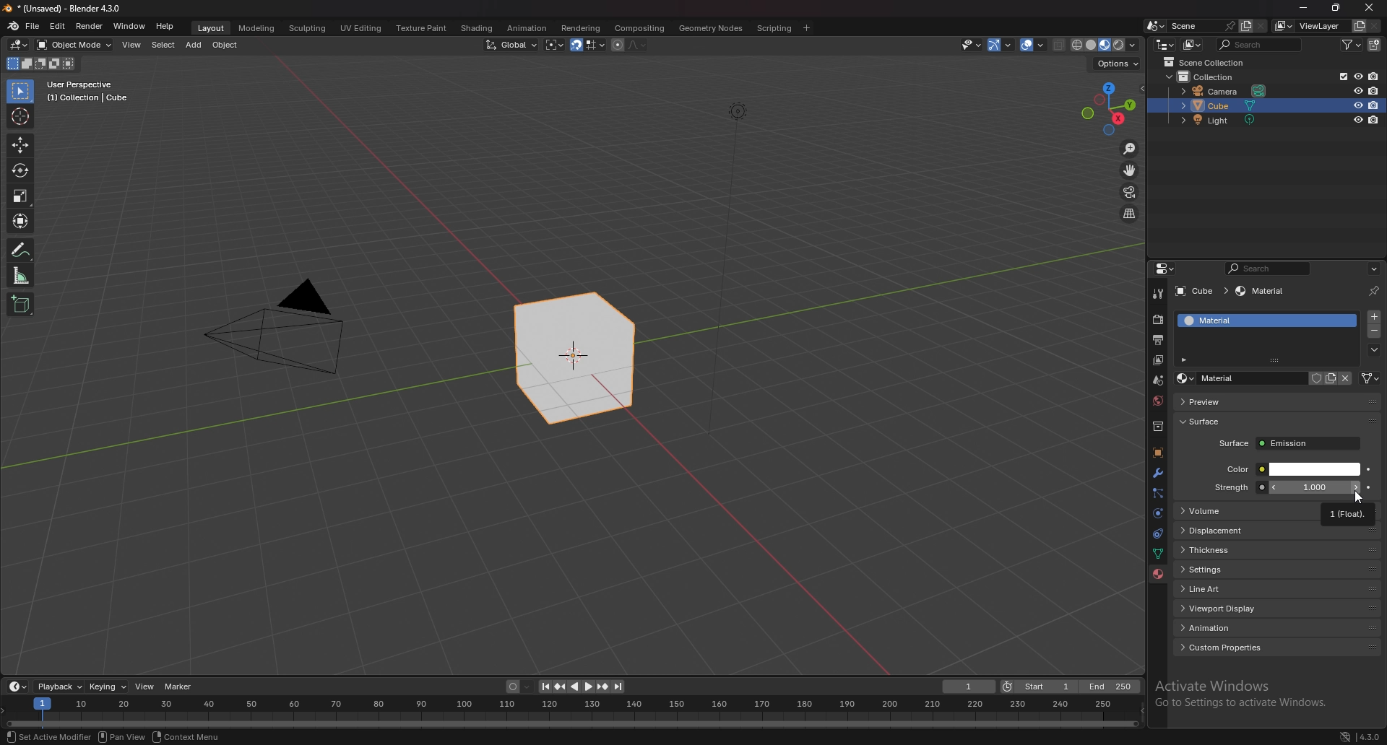  What do you see at coordinates (1228, 401) in the screenshot?
I see `preview` at bounding box center [1228, 401].